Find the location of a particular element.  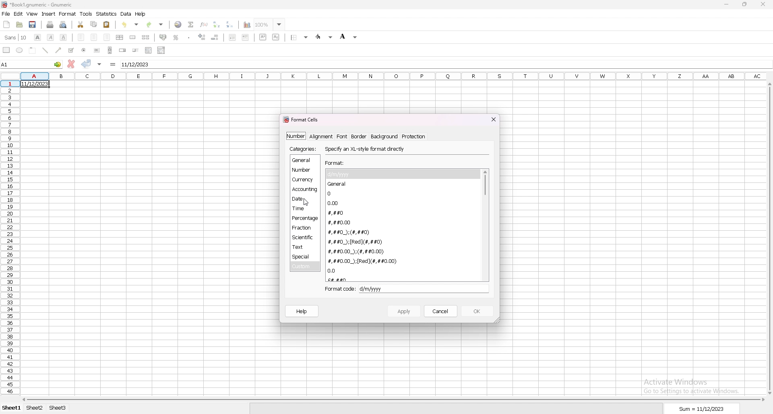

edit is located at coordinates (19, 14).